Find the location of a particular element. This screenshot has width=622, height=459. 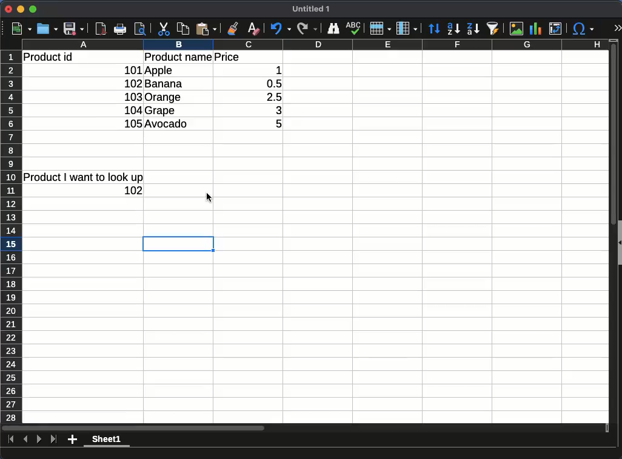

grape is located at coordinates (161, 111).